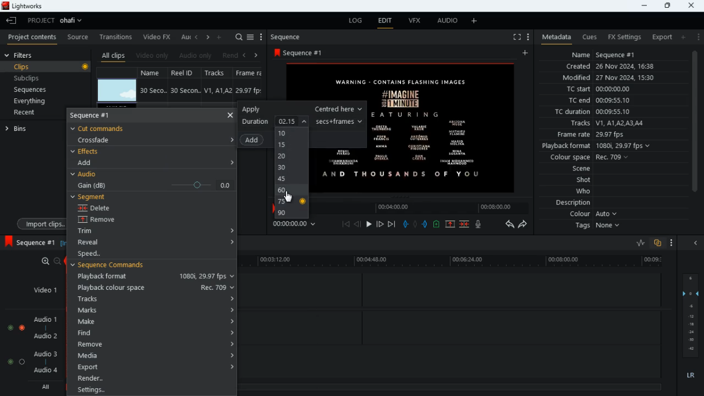  What do you see at coordinates (157, 37) in the screenshot?
I see `video fx` at bounding box center [157, 37].